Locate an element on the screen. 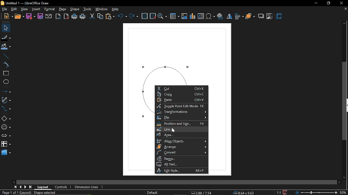 The image size is (348, 195). 3d effects is located at coordinates (279, 16).